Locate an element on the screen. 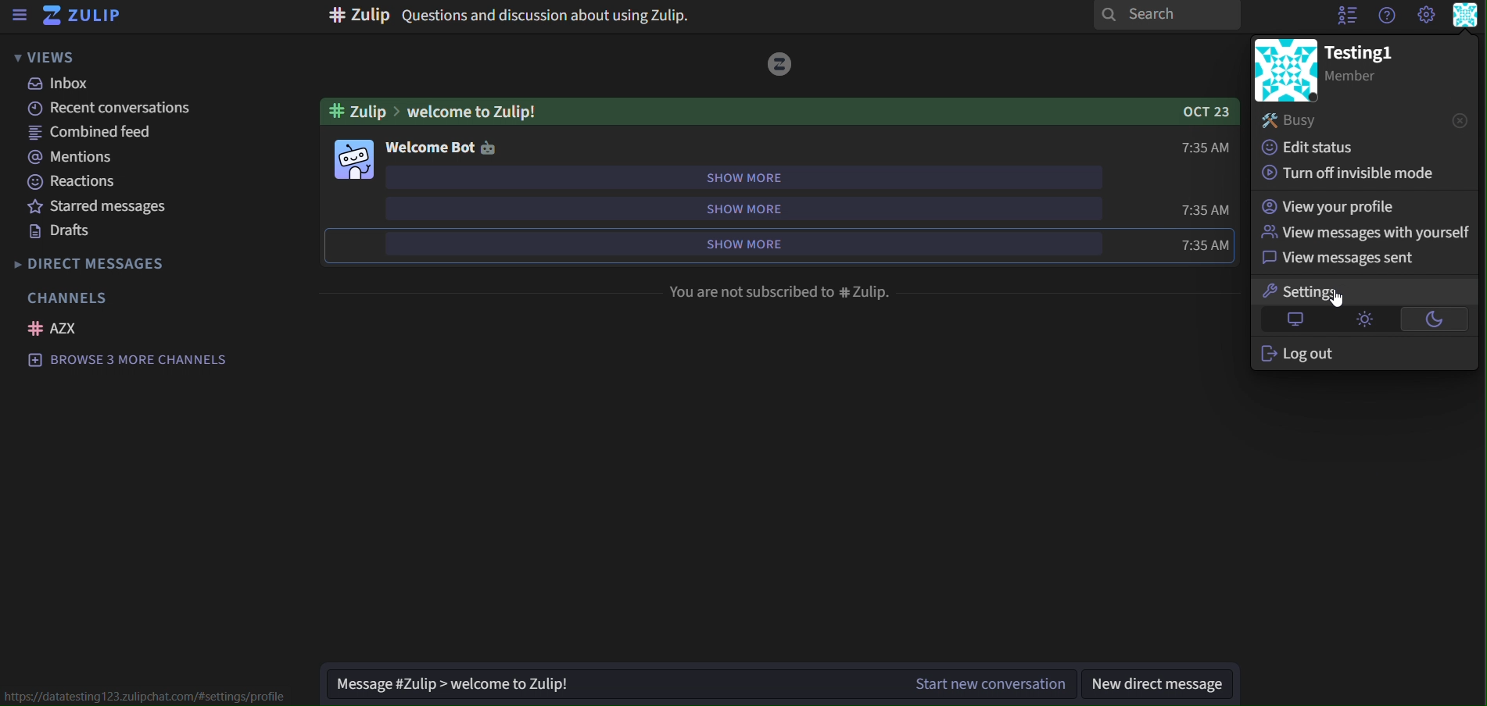  reactions is located at coordinates (84, 182).